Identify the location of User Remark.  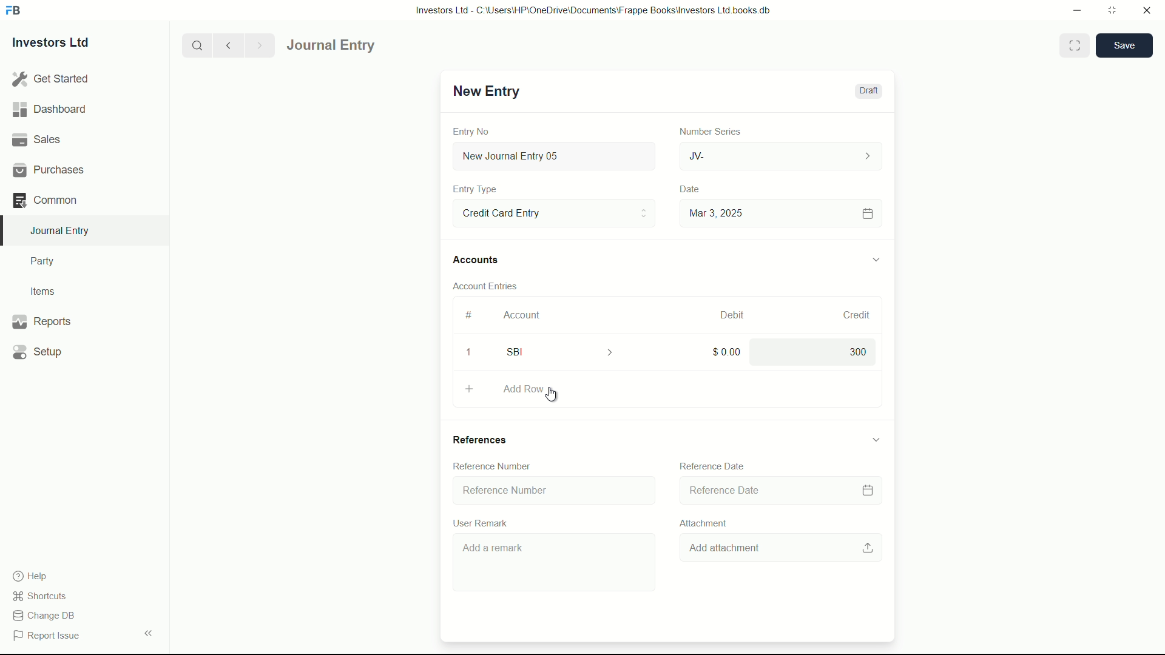
(483, 521).